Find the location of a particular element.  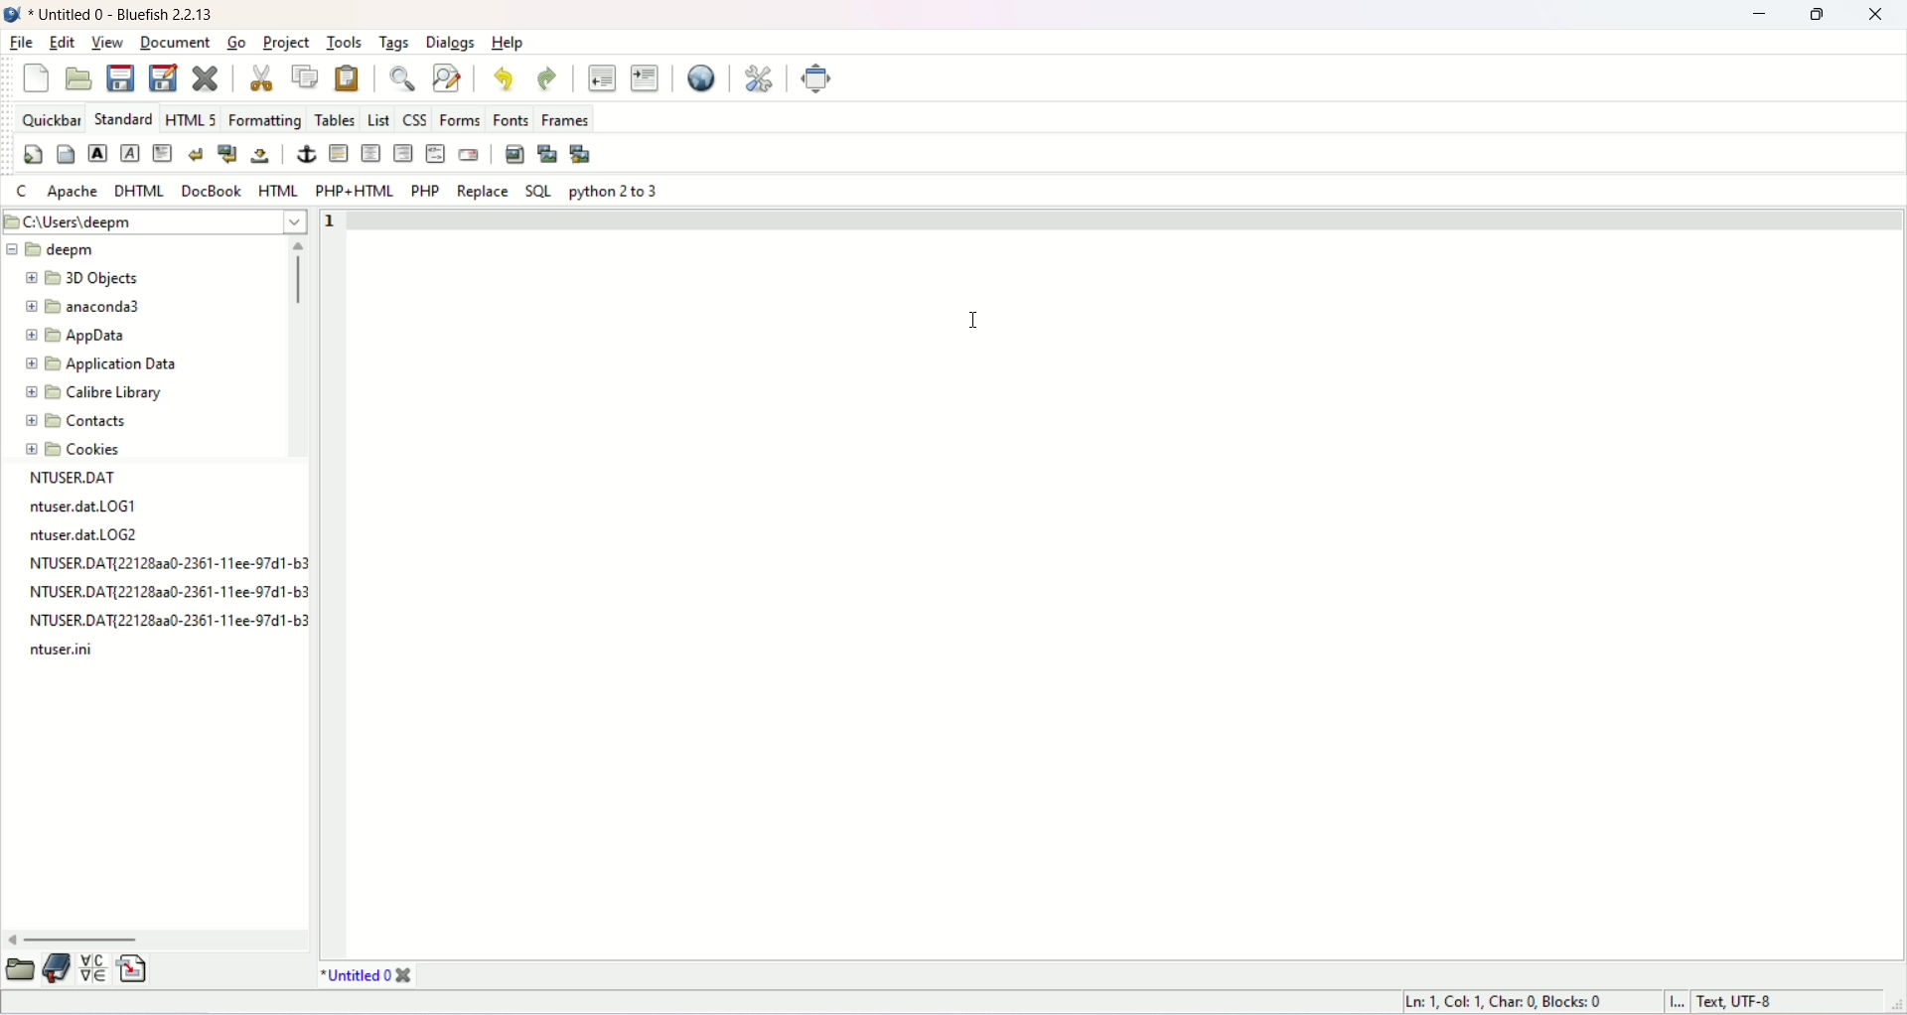

list is located at coordinates (379, 120).